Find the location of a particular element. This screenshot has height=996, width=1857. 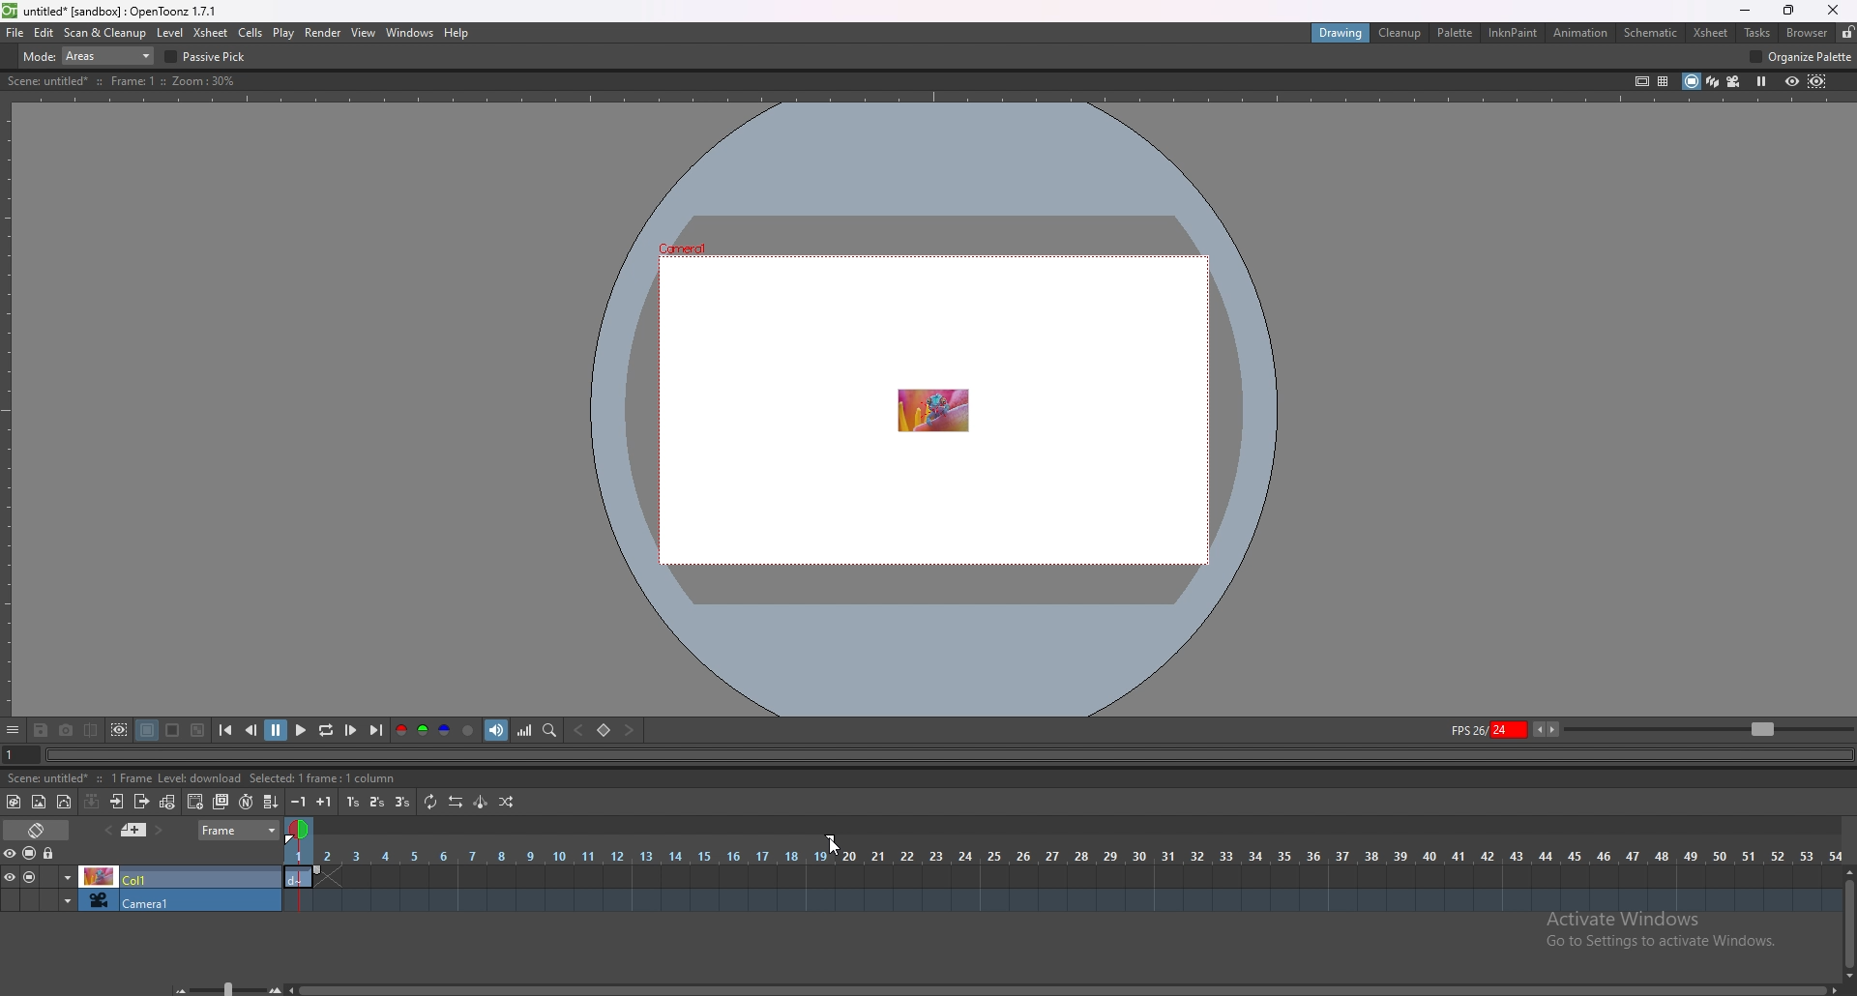

windows is located at coordinates (410, 33).